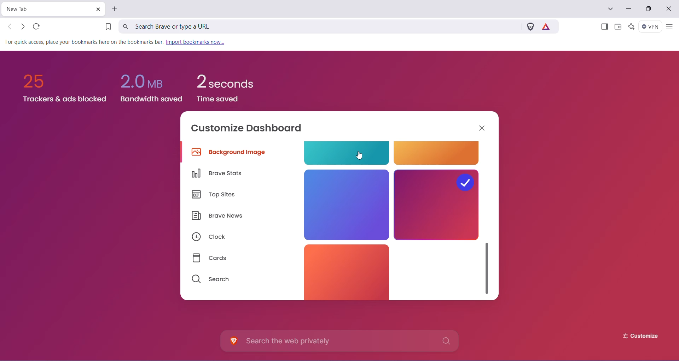 The height and width of the screenshot is (361, 679). Describe the element at coordinates (230, 153) in the screenshot. I see `Background Image` at that location.